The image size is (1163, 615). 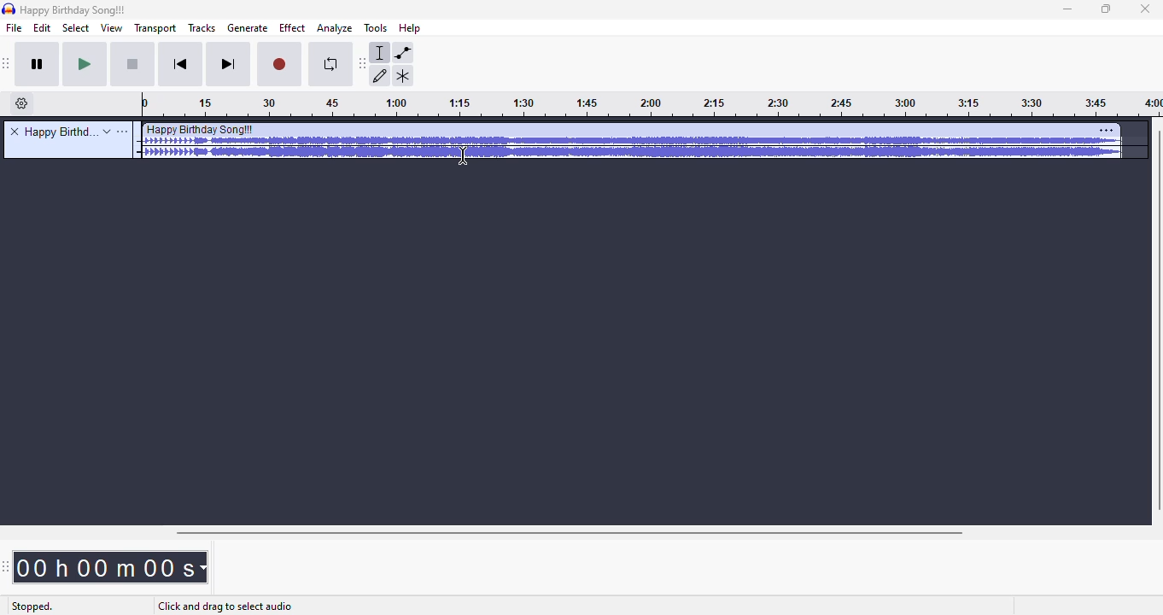 What do you see at coordinates (9, 9) in the screenshot?
I see `logo` at bounding box center [9, 9].